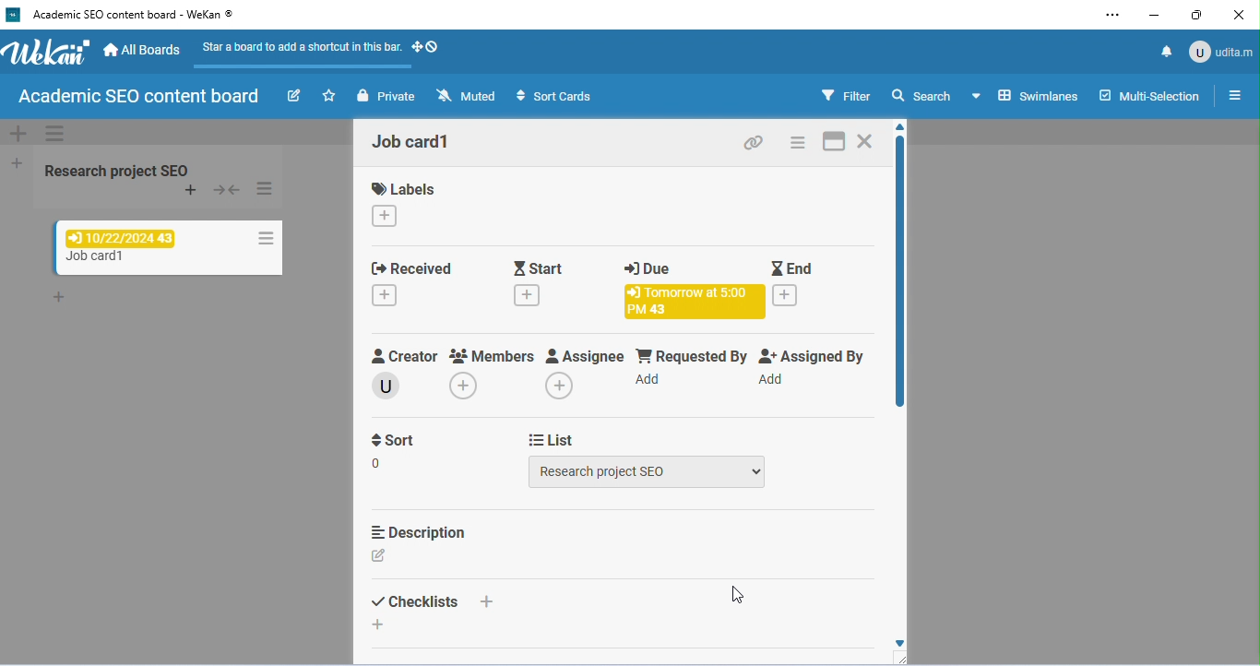 Image resolution: width=1260 pixels, height=666 pixels. Describe the element at coordinates (552, 438) in the screenshot. I see `list` at that location.